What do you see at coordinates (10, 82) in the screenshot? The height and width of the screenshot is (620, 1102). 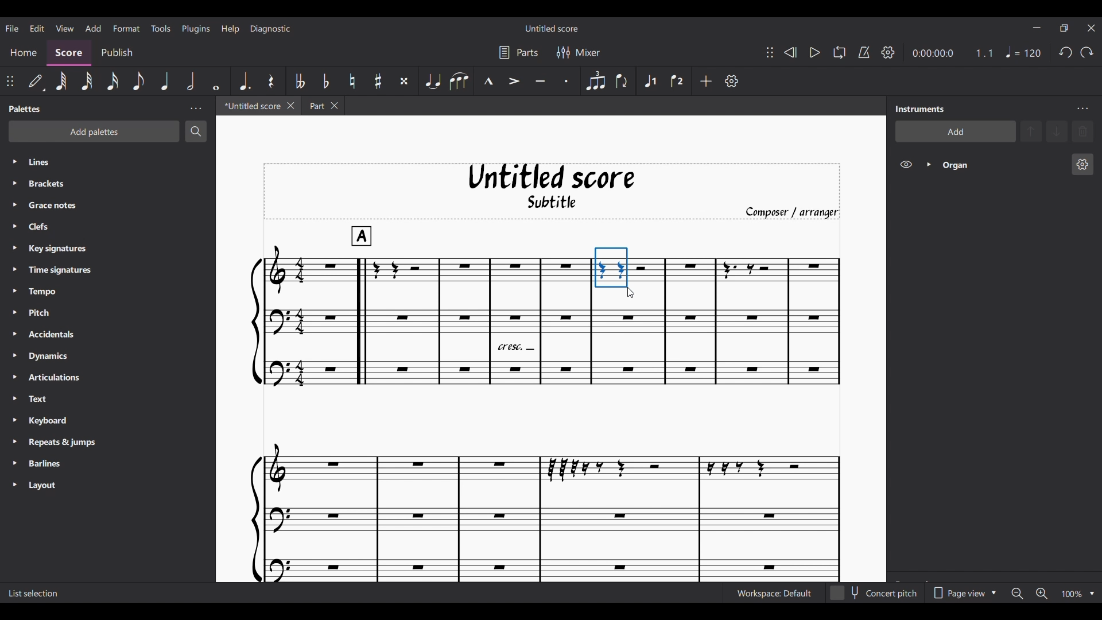 I see `Change position of toolbar attached` at bounding box center [10, 82].